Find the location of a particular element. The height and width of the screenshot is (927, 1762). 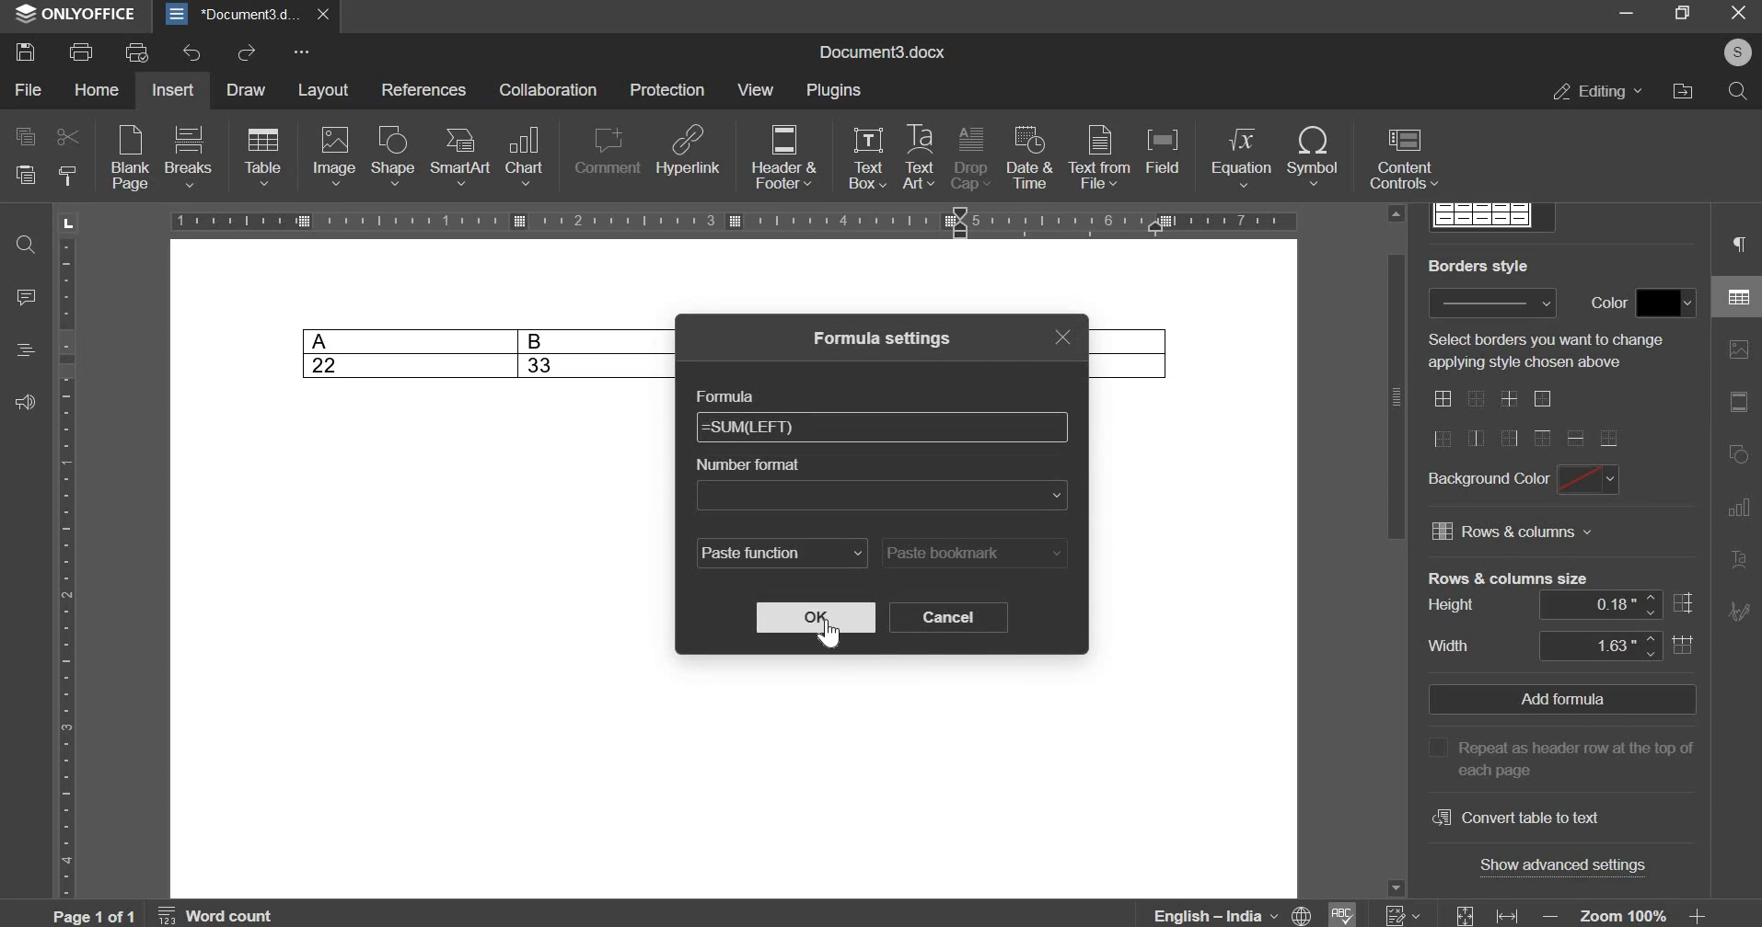

paragraph settings is located at coordinates (1741, 244).